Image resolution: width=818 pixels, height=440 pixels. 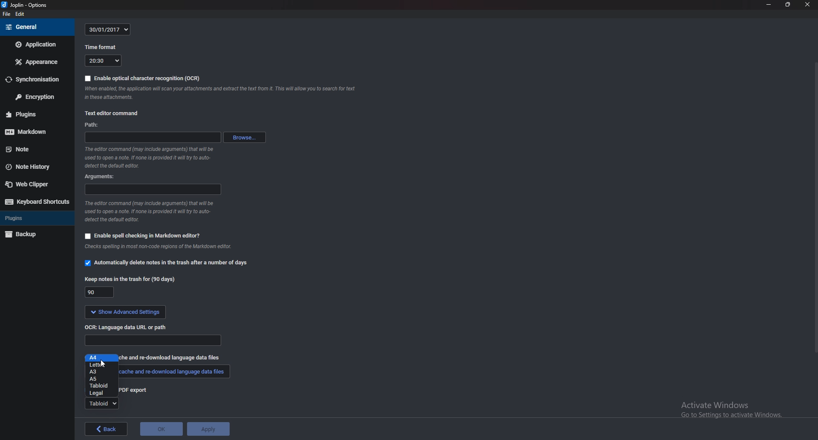 I want to click on Back up, so click(x=35, y=235).